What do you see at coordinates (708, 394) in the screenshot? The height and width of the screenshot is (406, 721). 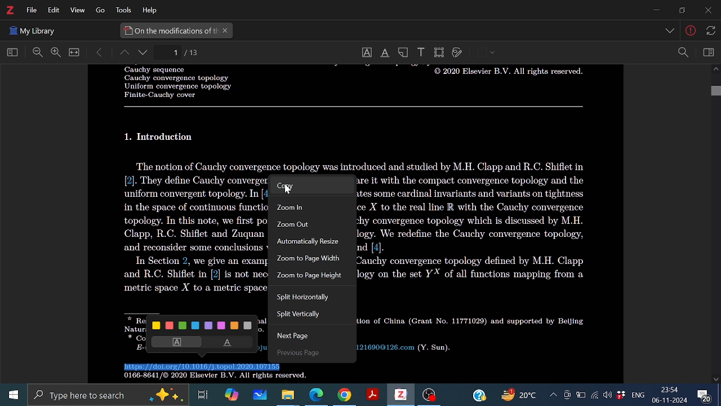 I see `Comment` at bounding box center [708, 394].